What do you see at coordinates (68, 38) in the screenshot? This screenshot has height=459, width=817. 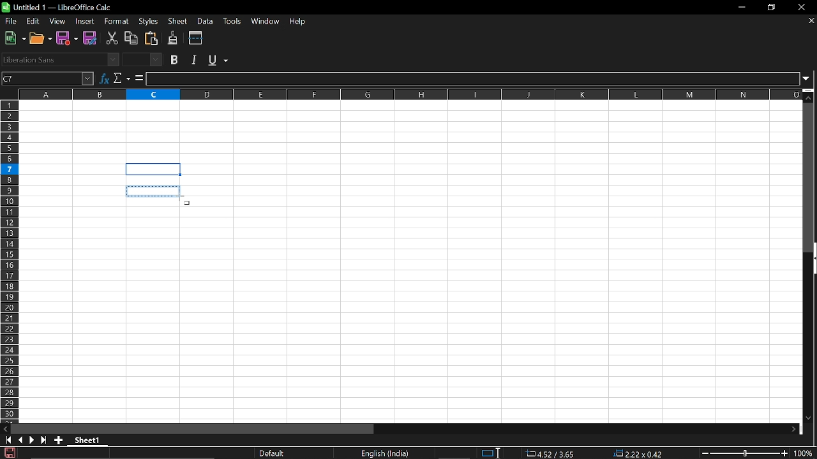 I see `Save` at bounding box center [68, 38].